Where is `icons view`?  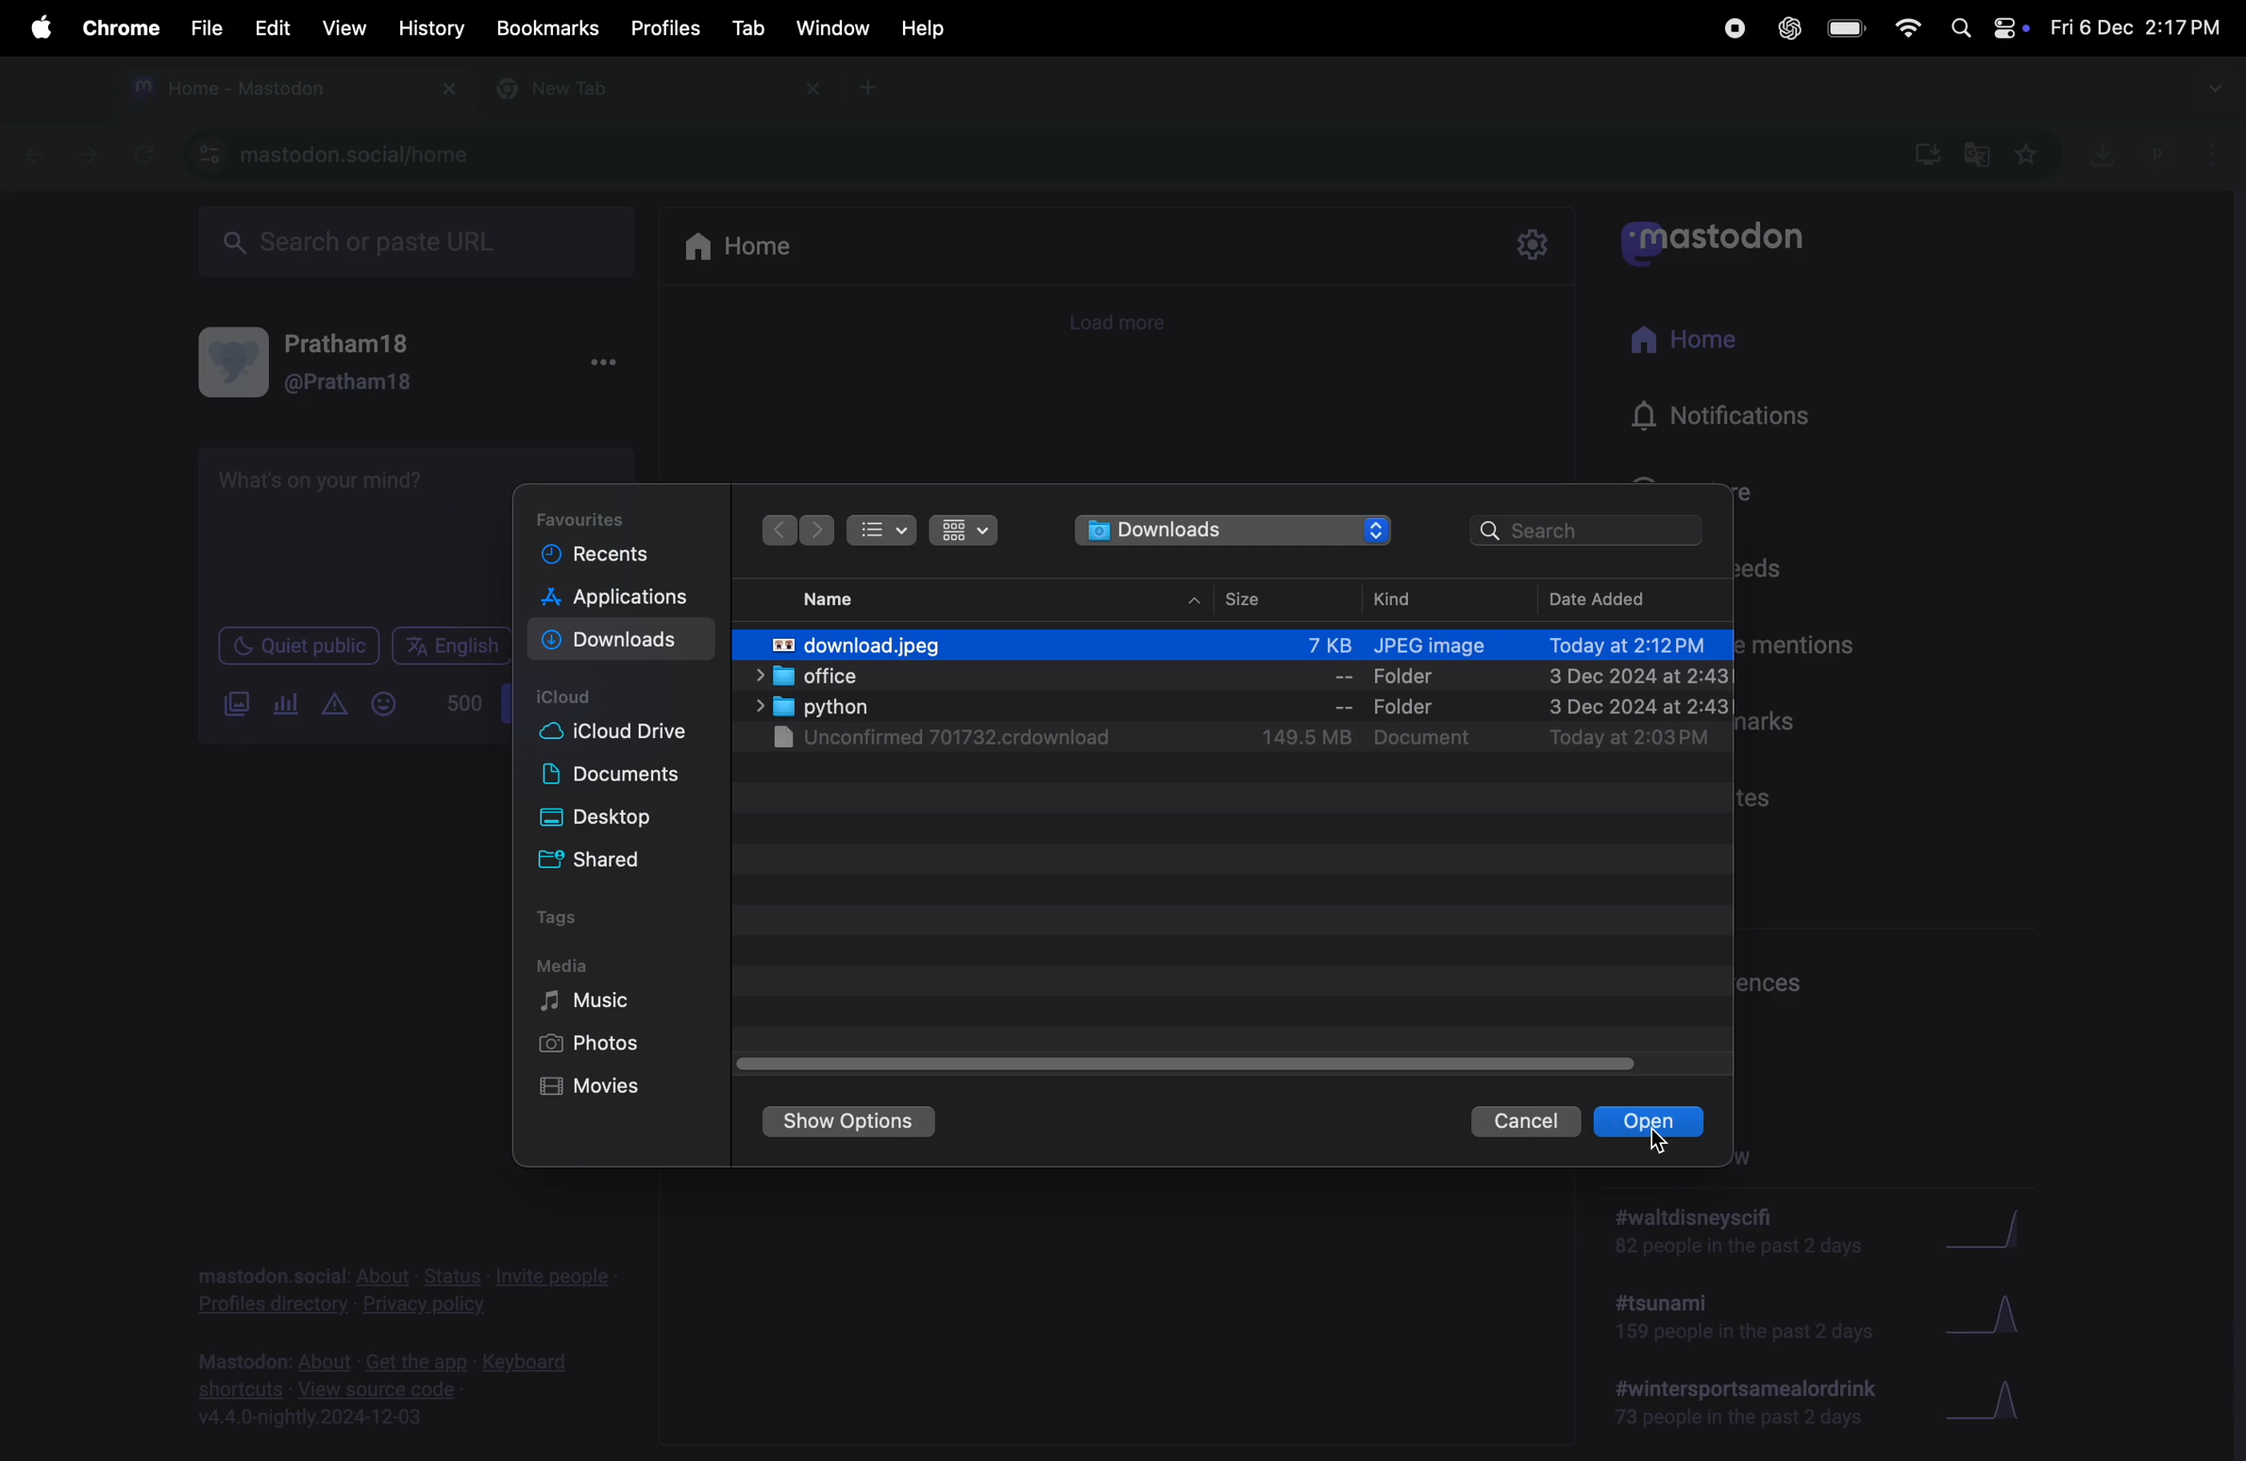
icons view is located at coordinates (964, 531).